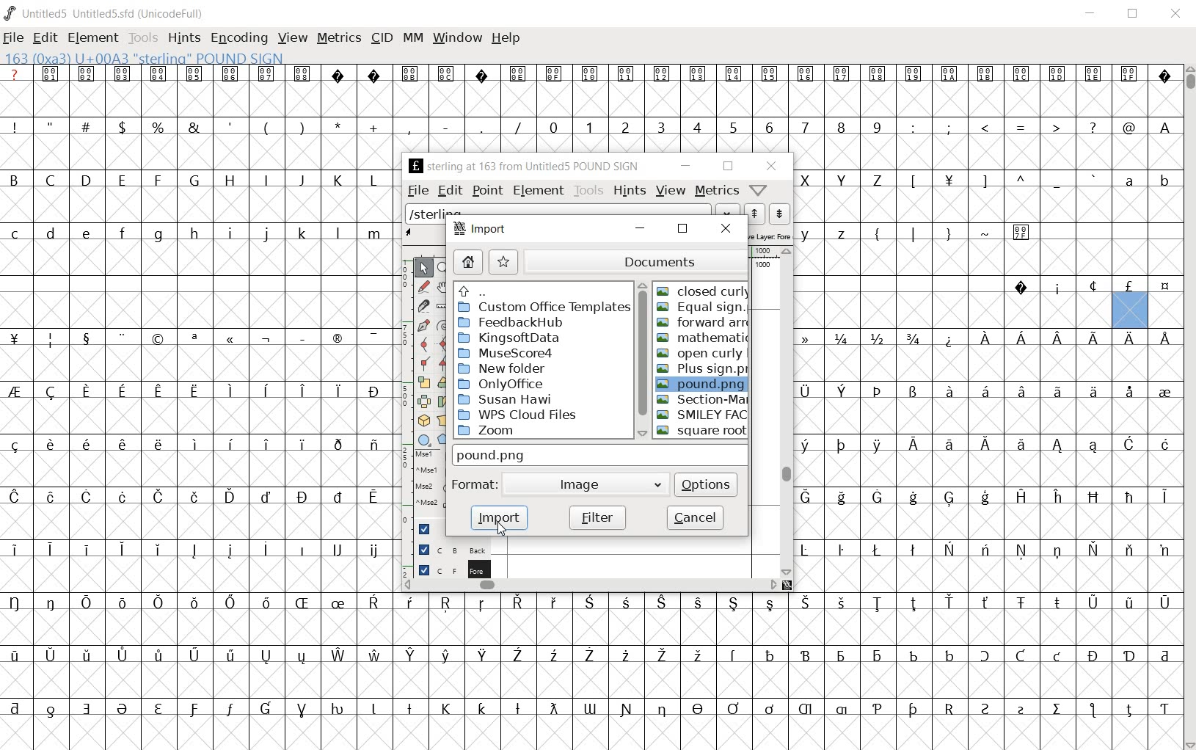 This screenshot has width=1196, height=750. What do you see at coordinates (480, 73) in the screenshot?
I see `Symbol` at bounding box center [480, 73].